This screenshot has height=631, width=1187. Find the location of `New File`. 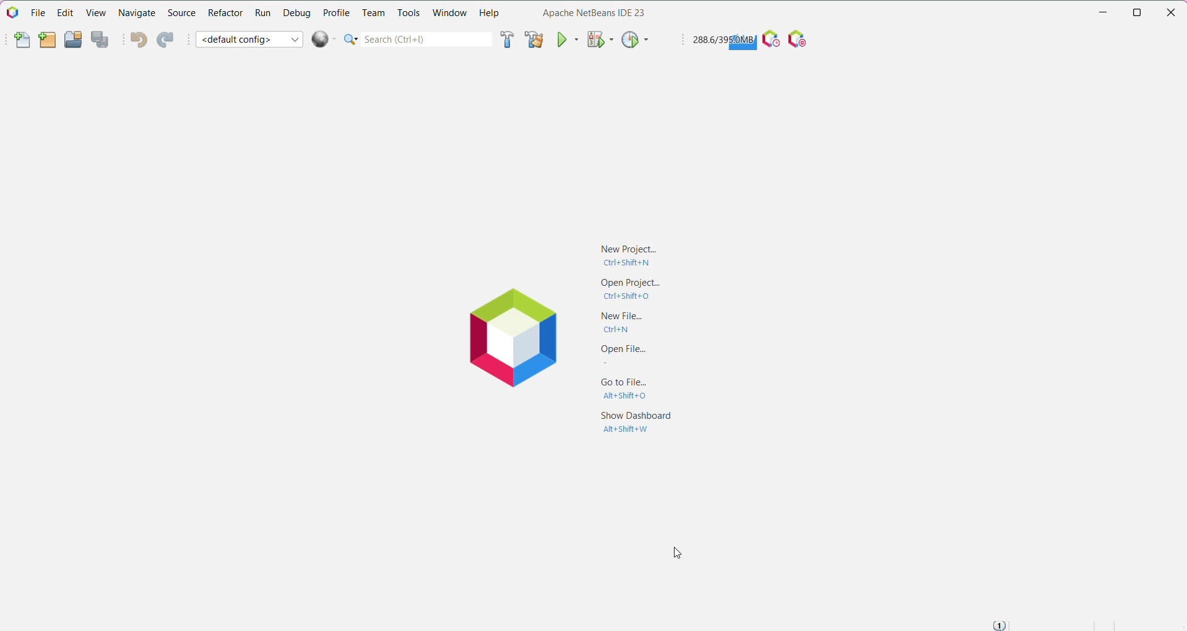

New File is located at coordinates (624, 321).